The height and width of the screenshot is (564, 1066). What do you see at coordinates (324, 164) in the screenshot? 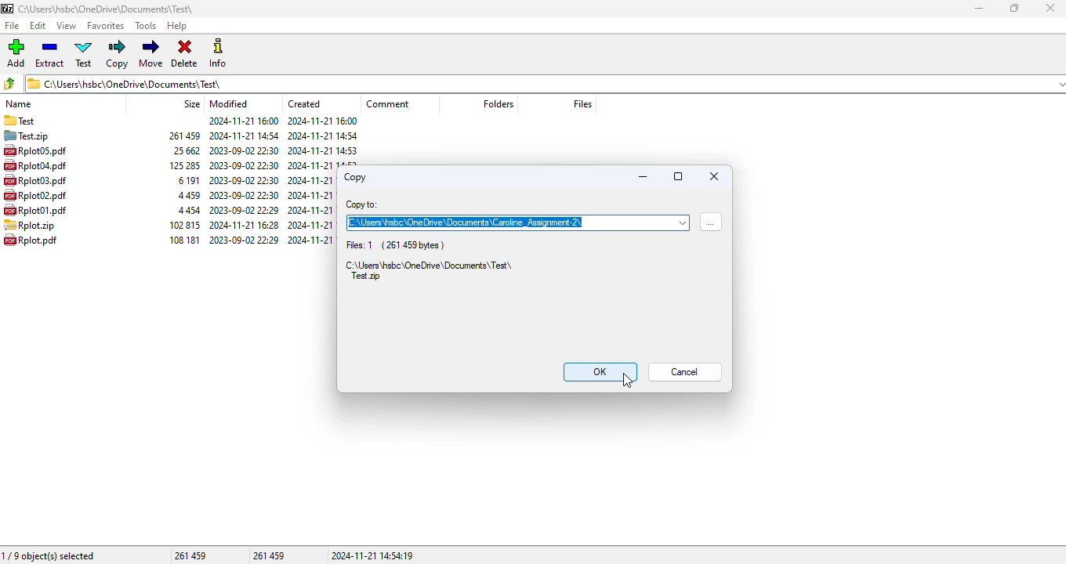
I see `created date & time` at bounding box center [324, 164].